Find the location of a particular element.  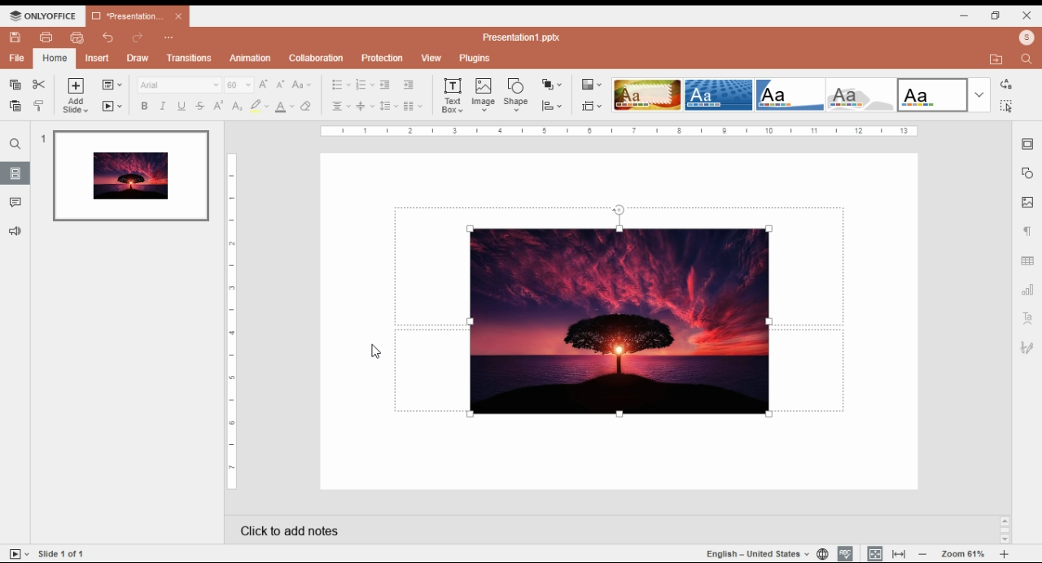

theme 2 is located at coordinates (717, 95).